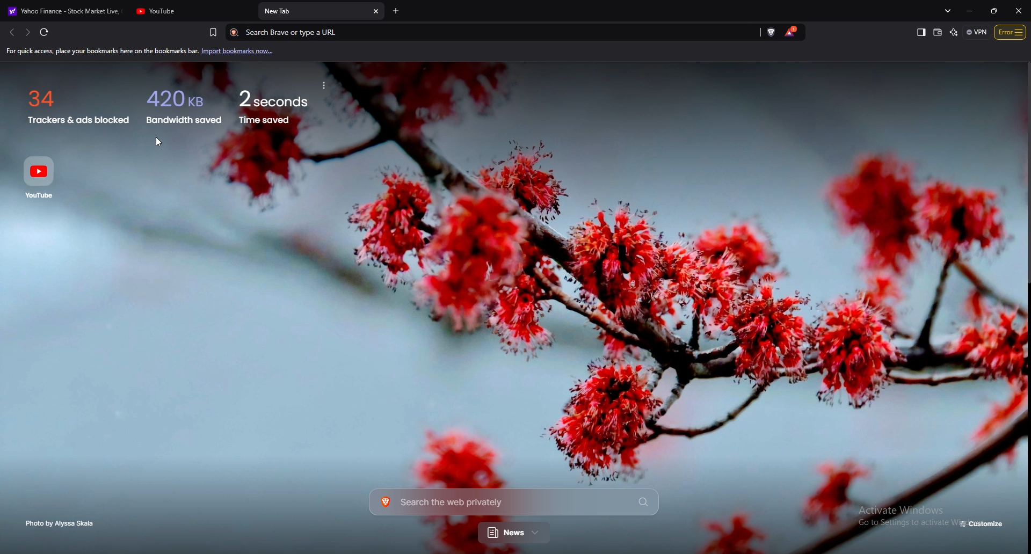 The image size is (1031, 554). I want to click on show sidebar, so click(921, 33).